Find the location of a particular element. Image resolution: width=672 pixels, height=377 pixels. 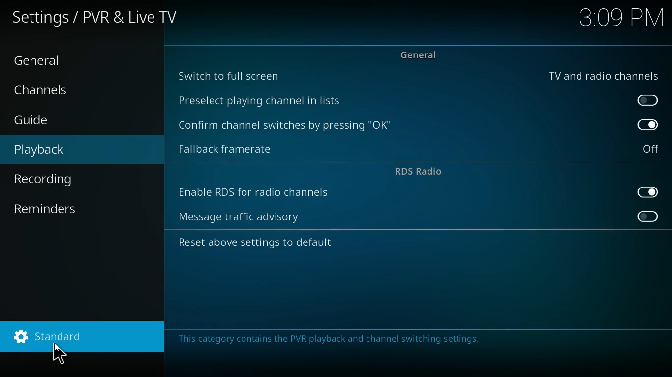

message is located at coordinates (336, 339).